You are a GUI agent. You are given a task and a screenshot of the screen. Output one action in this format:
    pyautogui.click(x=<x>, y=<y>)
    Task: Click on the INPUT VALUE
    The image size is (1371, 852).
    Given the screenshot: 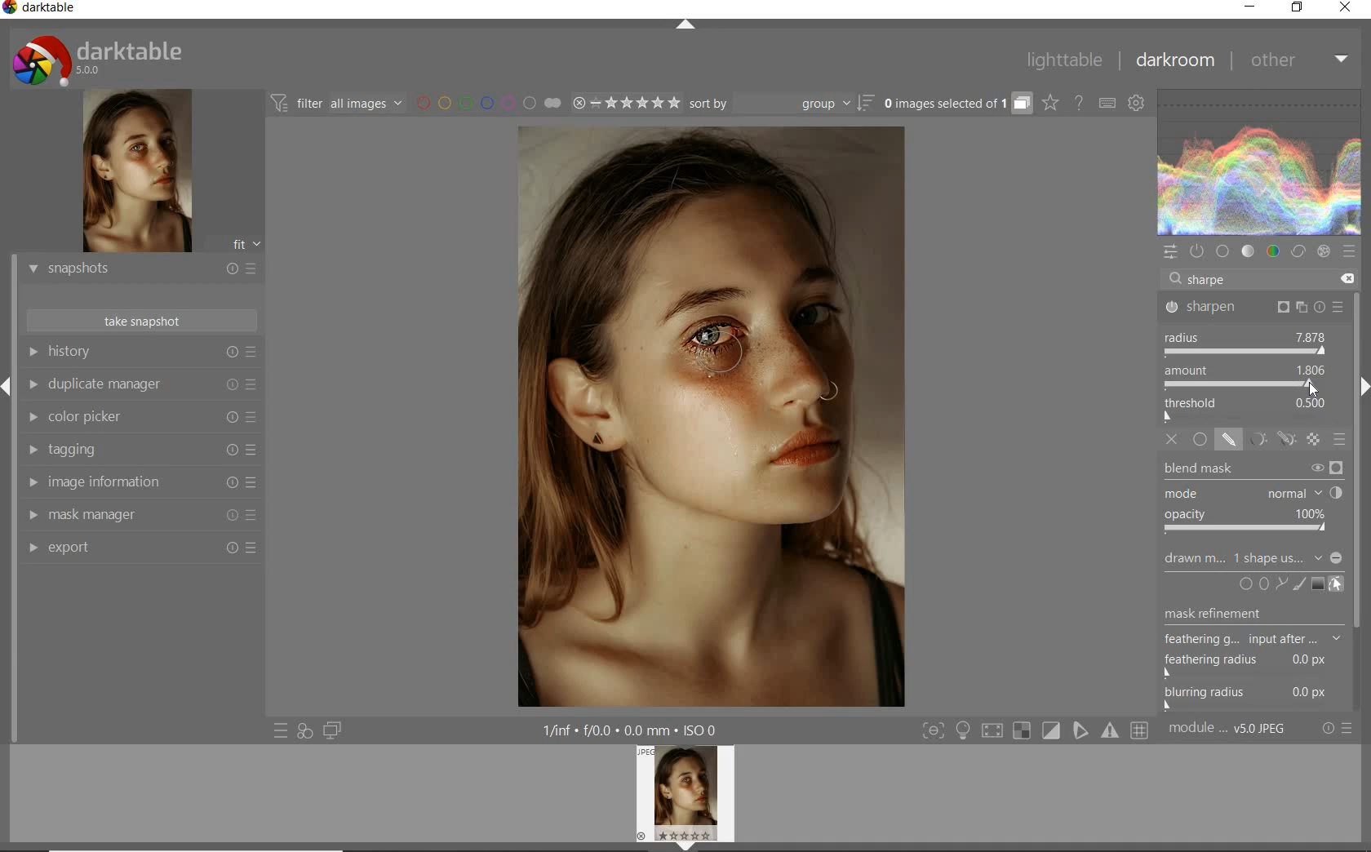 What is the action you would take?
    pyautogui.click(x=1207, y=278)
    